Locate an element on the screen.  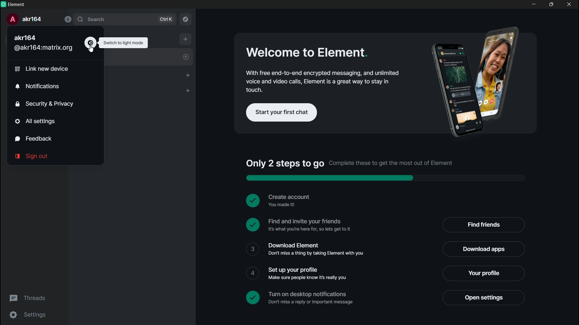
Advertising picture is located at coordinates (476, 83).